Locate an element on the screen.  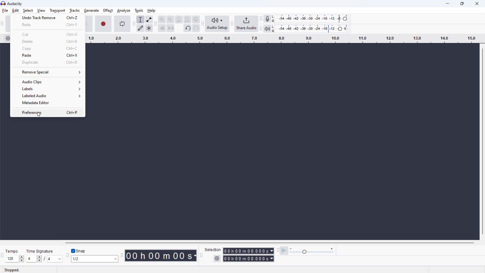
Selection is located at coordinates (213, 249).